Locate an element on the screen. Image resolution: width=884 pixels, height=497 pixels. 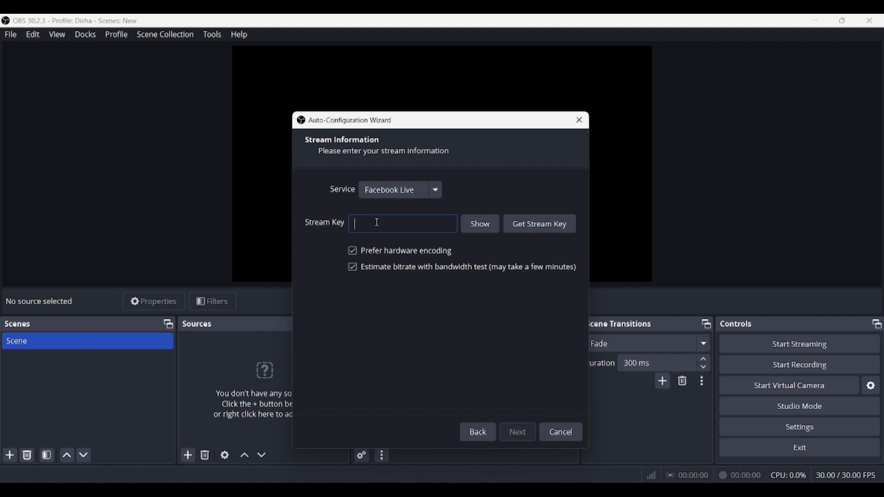
Panel title is located at coordinates (736, 324).